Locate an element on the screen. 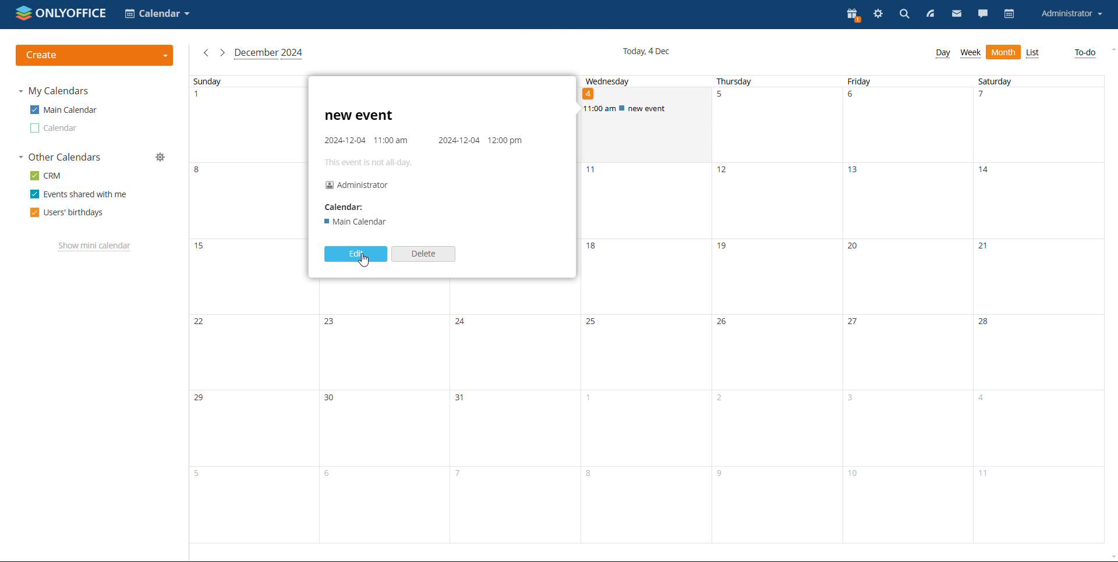 This screenshot has height=562, width=1118. main calendar is located at coordinates (62, 109).